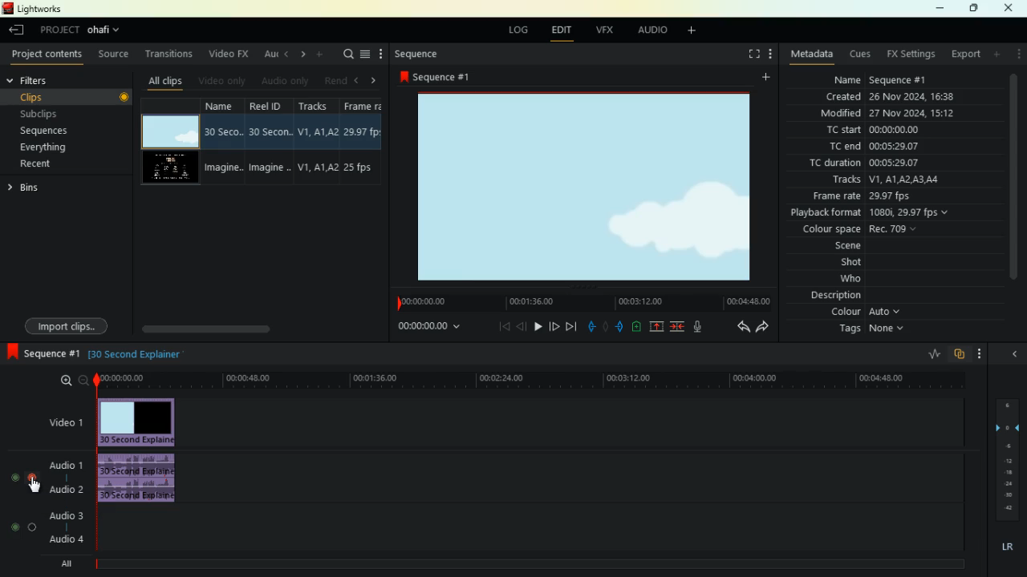 The image size is (1027, 577). What do you see at coordinates (855, 54) in the screenshot?
I see `cues` at bounding box center [855, 54].